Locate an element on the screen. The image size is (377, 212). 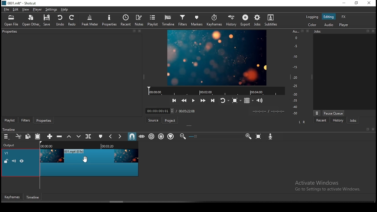
markers is located at coordinates (196, 20).